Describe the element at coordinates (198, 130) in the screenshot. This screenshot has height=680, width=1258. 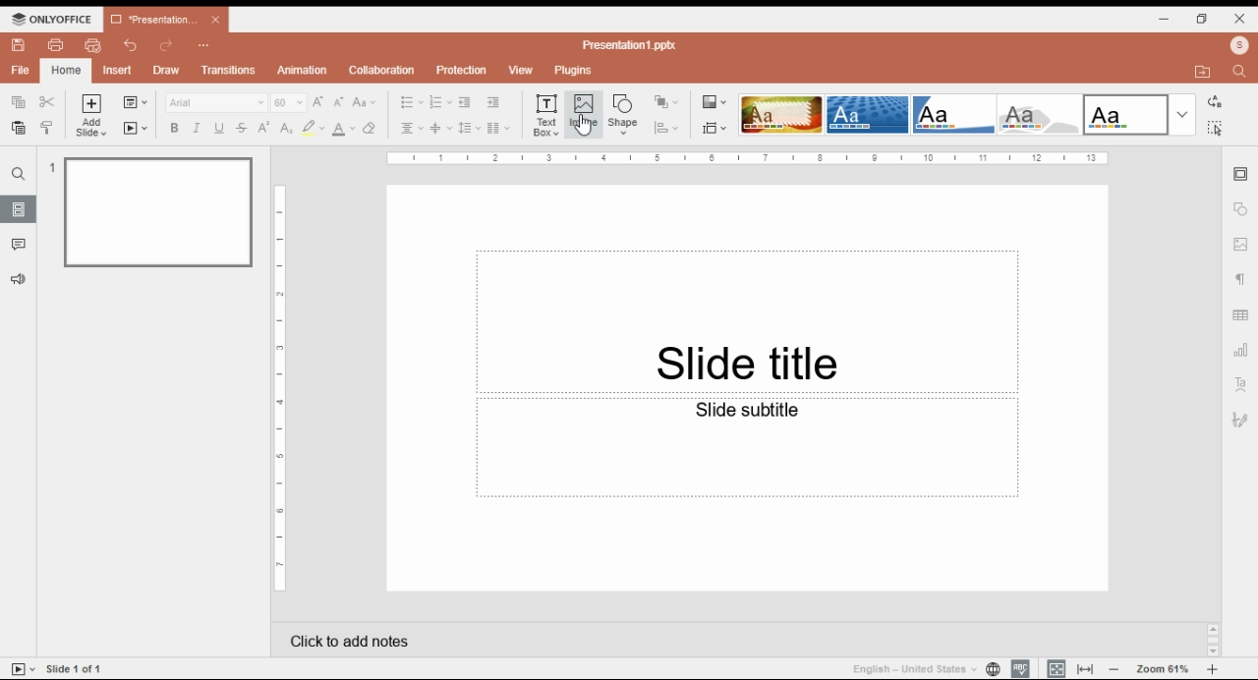
I see `italics` at that location.